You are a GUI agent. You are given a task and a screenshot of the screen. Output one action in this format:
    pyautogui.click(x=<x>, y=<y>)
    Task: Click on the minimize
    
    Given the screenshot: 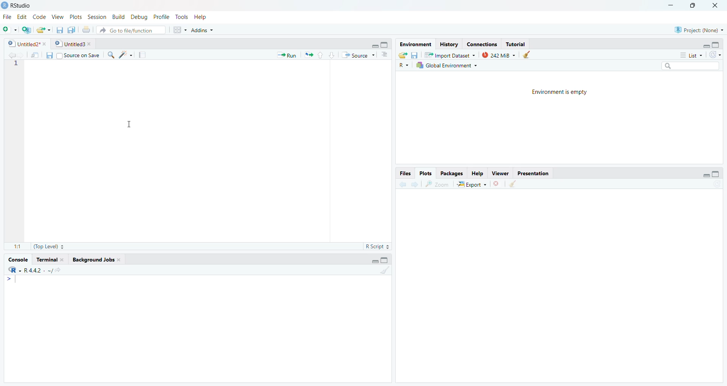 What is the action you would take?
    pyautogui.click(x=706, y=45)
    